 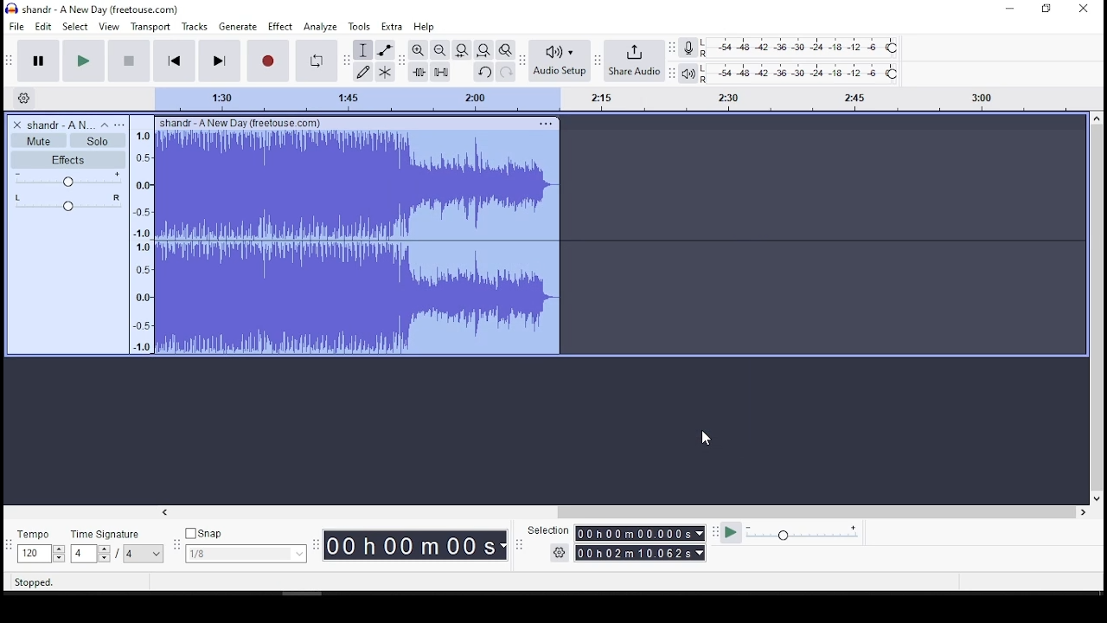 What do you see at coordinates (24, 99) in the screenshot?
I see `Settings` at bounding box center [24, 99].